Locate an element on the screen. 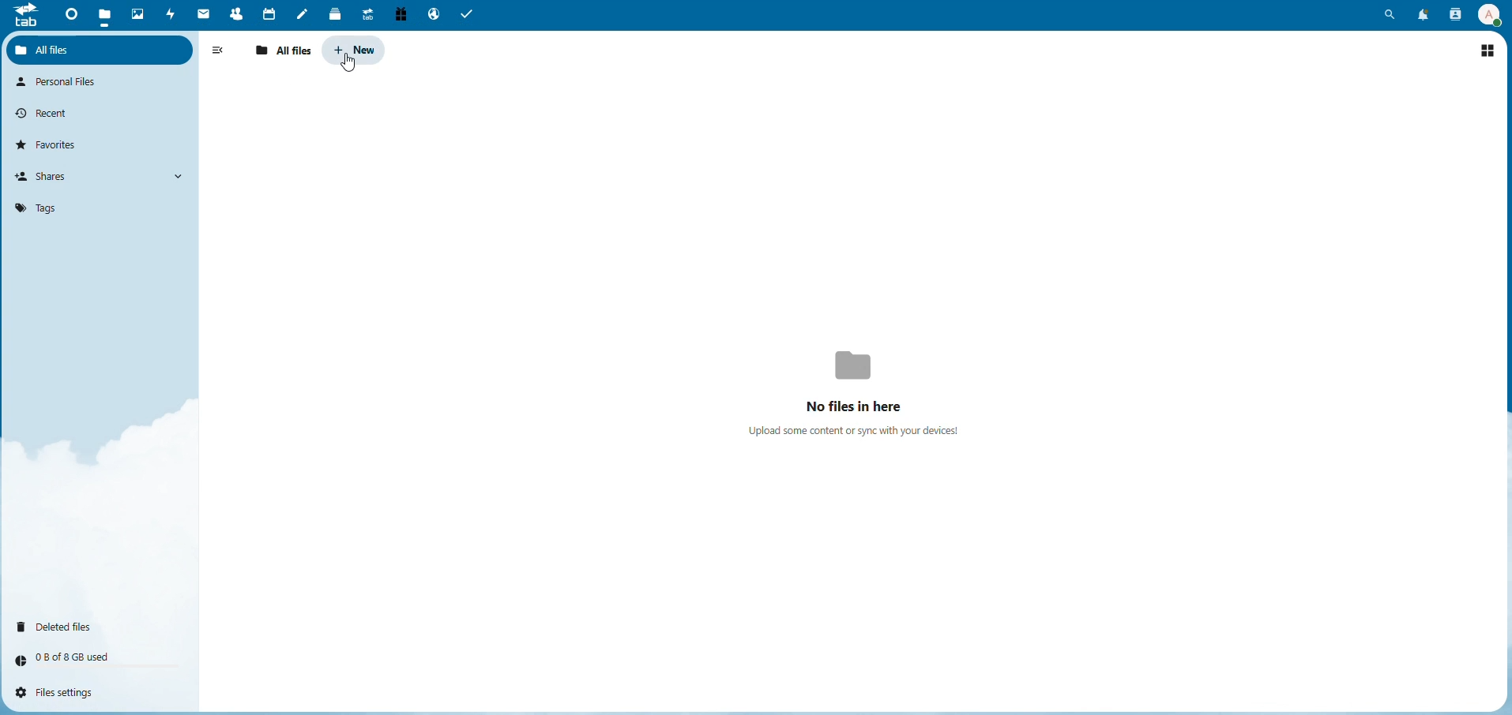 The width and height of the screenshot is (1512, 715). Contacts is located at coordinates (1453, 15).